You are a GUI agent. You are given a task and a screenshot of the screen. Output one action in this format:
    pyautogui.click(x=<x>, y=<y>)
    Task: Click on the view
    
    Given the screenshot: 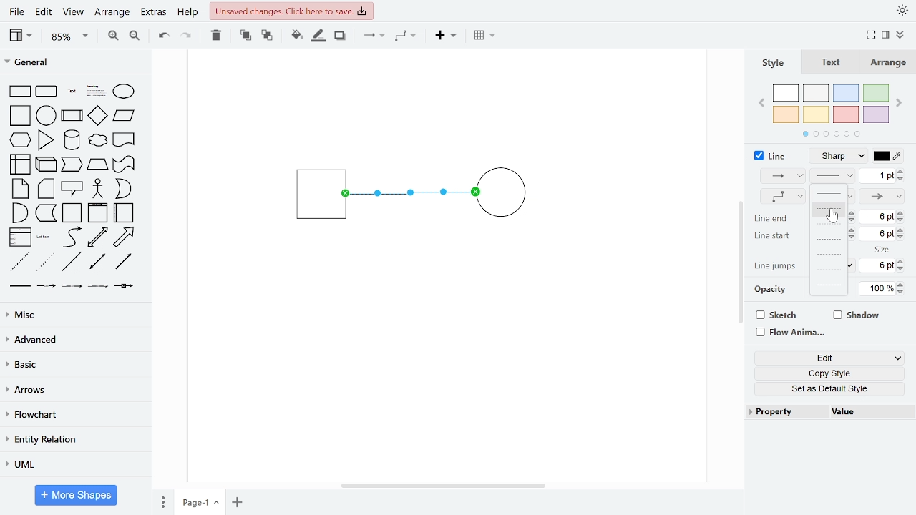 What is the action you would take?
    pyautogui.click(x=23, y=35)
    